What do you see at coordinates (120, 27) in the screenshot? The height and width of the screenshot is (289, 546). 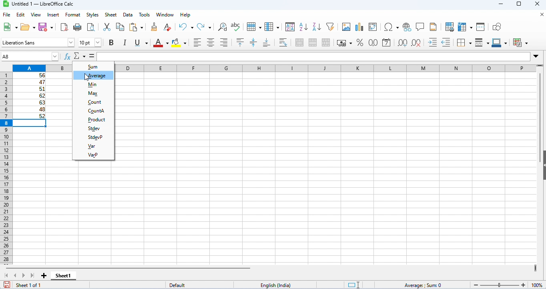 I see `copy` at bounding box center [120, 27].